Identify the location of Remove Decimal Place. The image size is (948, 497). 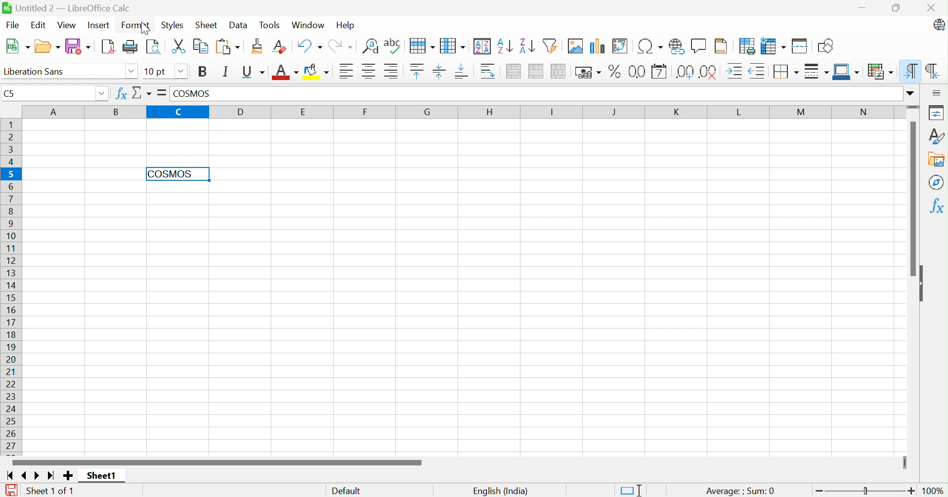
(708, 72).